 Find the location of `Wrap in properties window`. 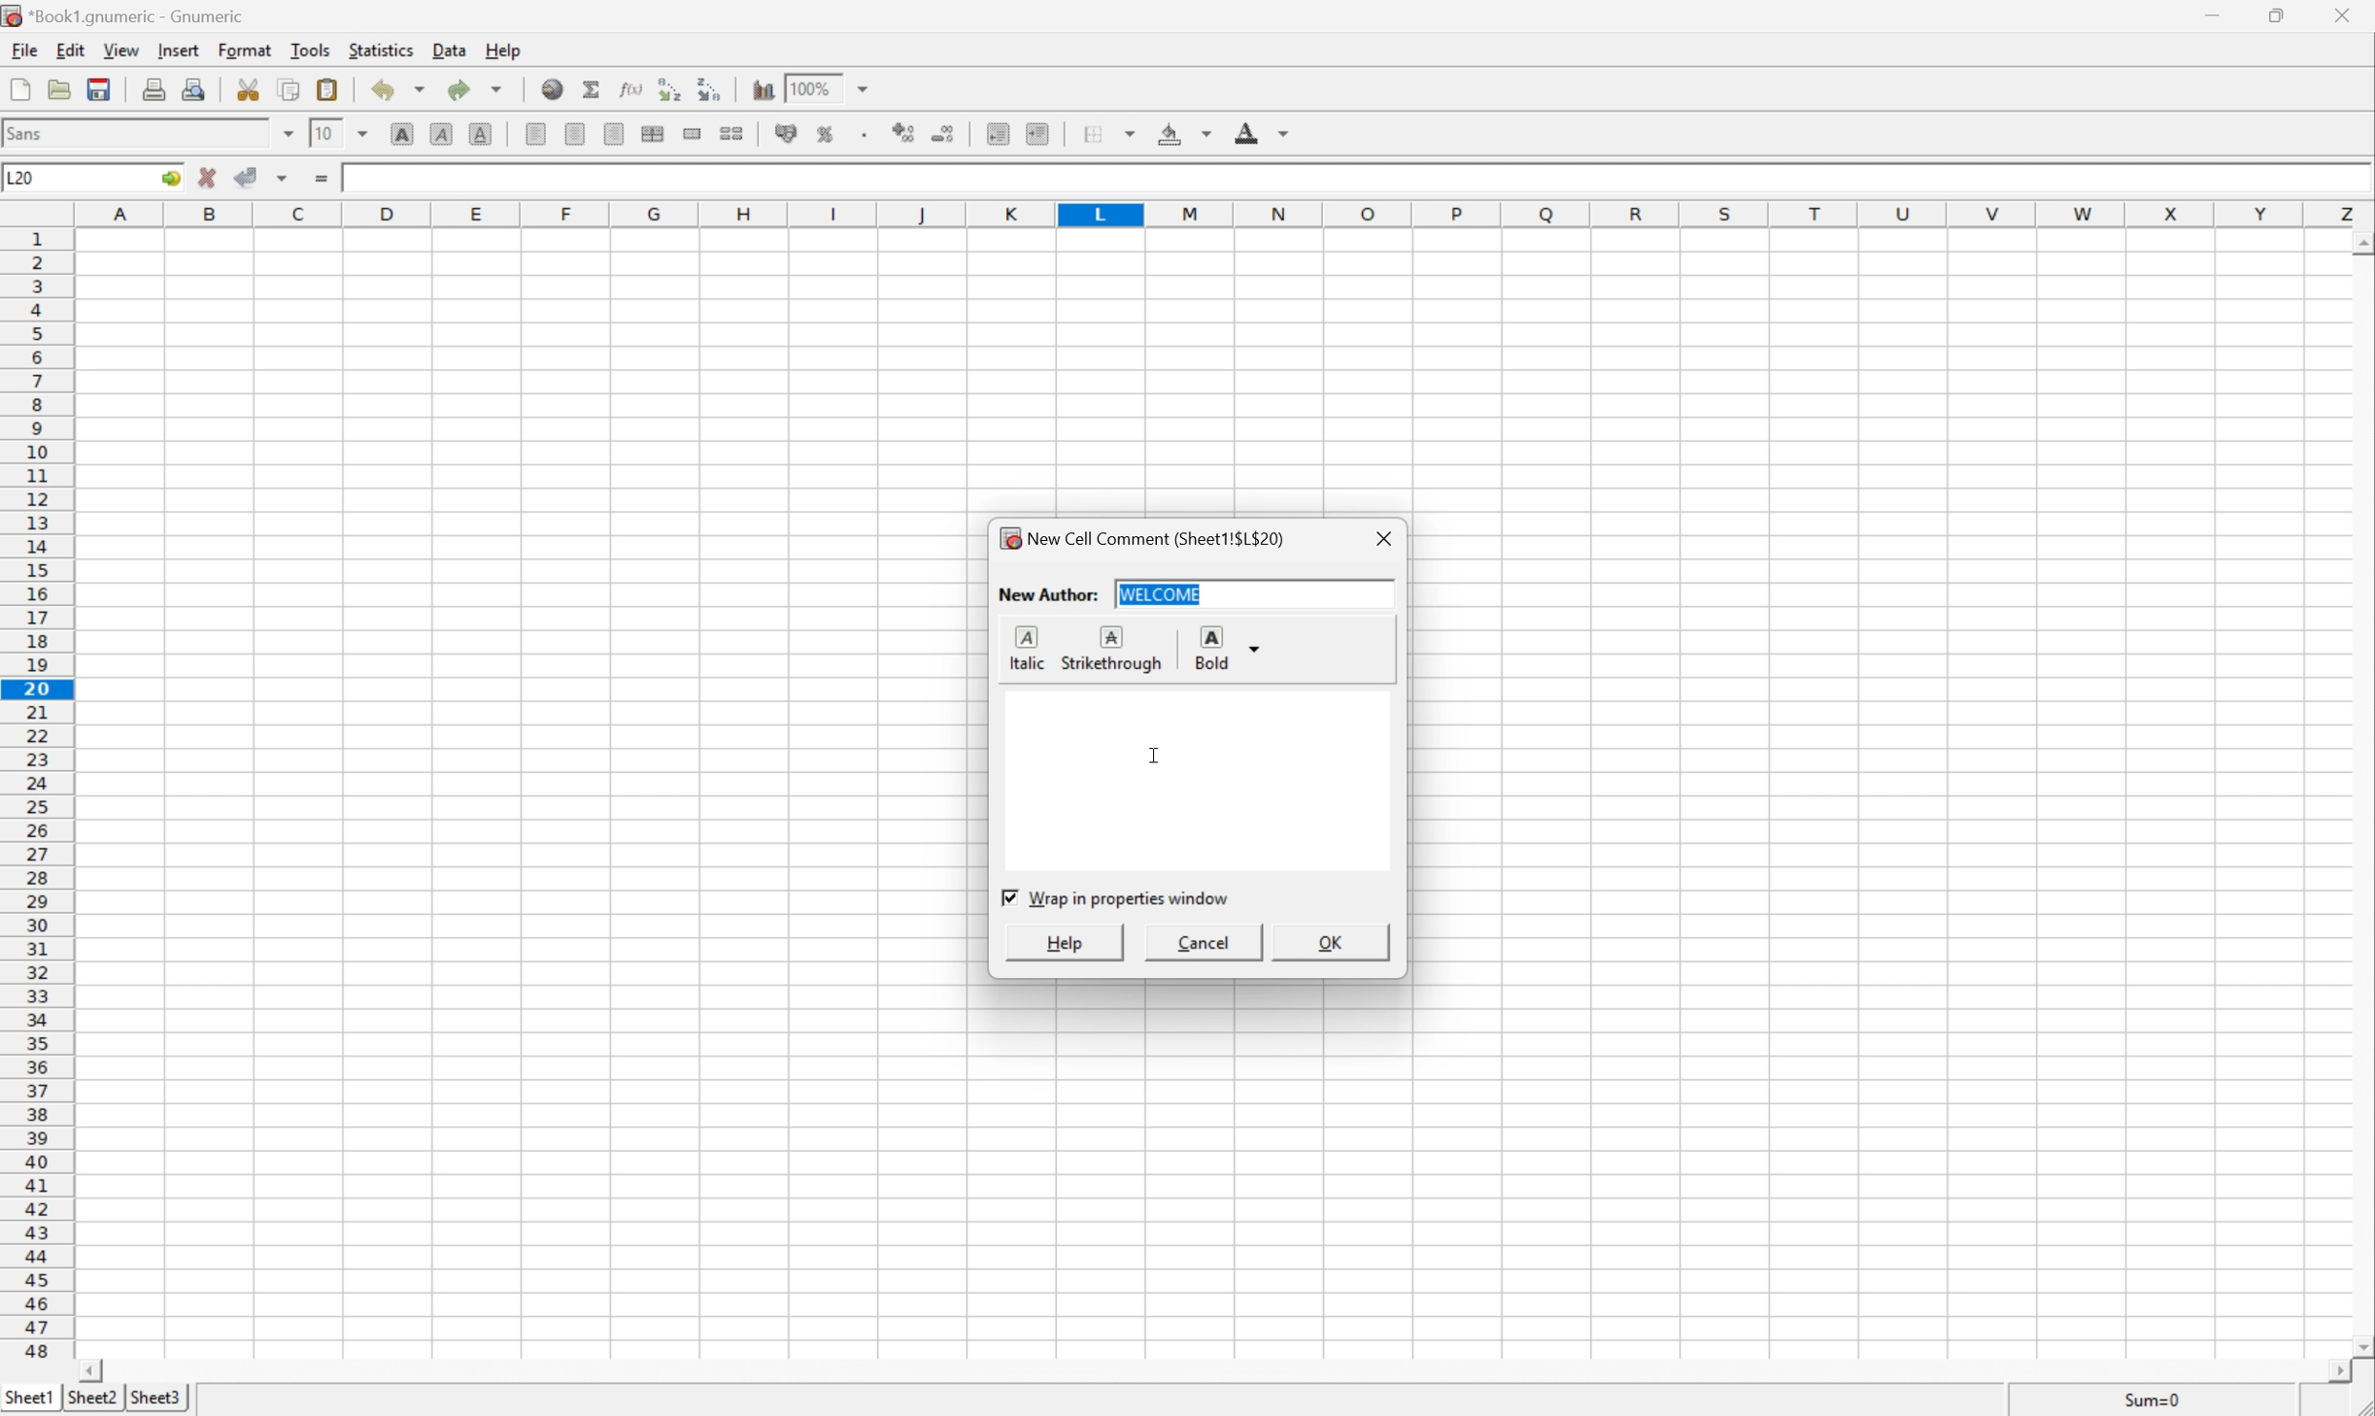

Wrap in properties window is located at coordinates (1130, 897).